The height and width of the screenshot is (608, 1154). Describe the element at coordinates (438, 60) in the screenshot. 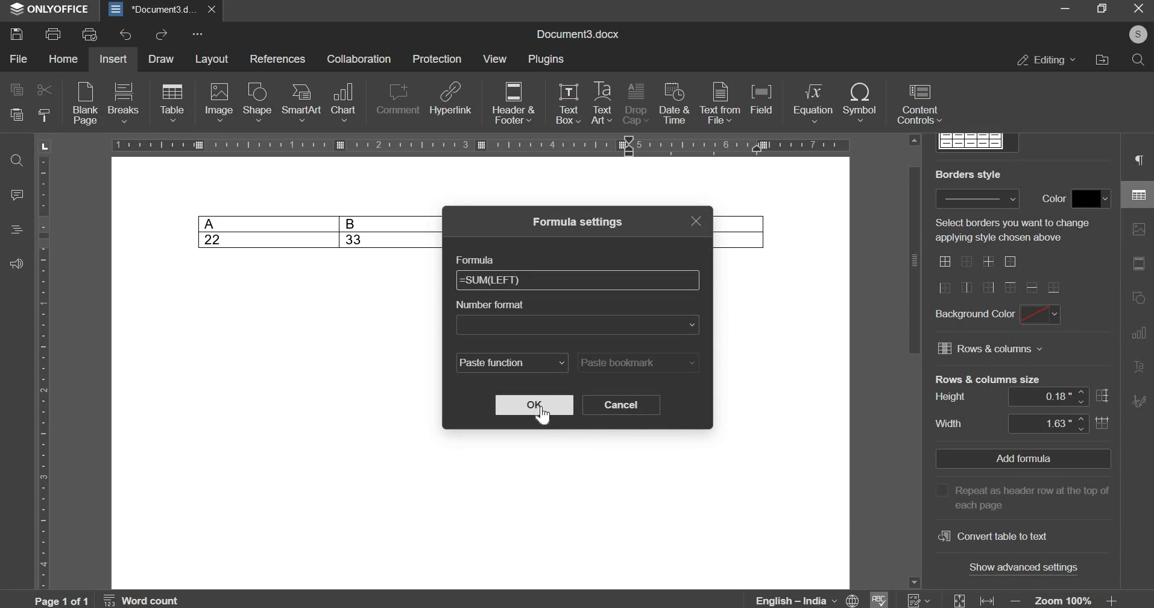

I see `protection` at that location.